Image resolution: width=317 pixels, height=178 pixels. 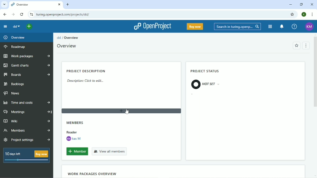 I want to click on Overview, so click(x=66, y=46).